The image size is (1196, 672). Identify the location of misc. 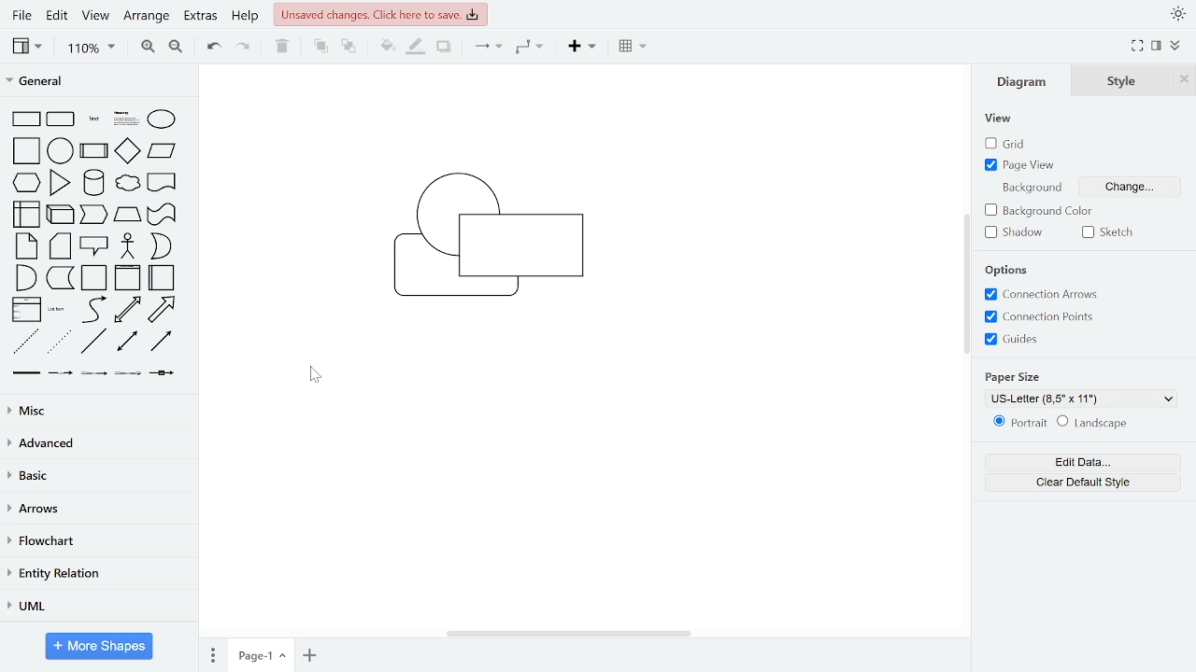
(100, 409).